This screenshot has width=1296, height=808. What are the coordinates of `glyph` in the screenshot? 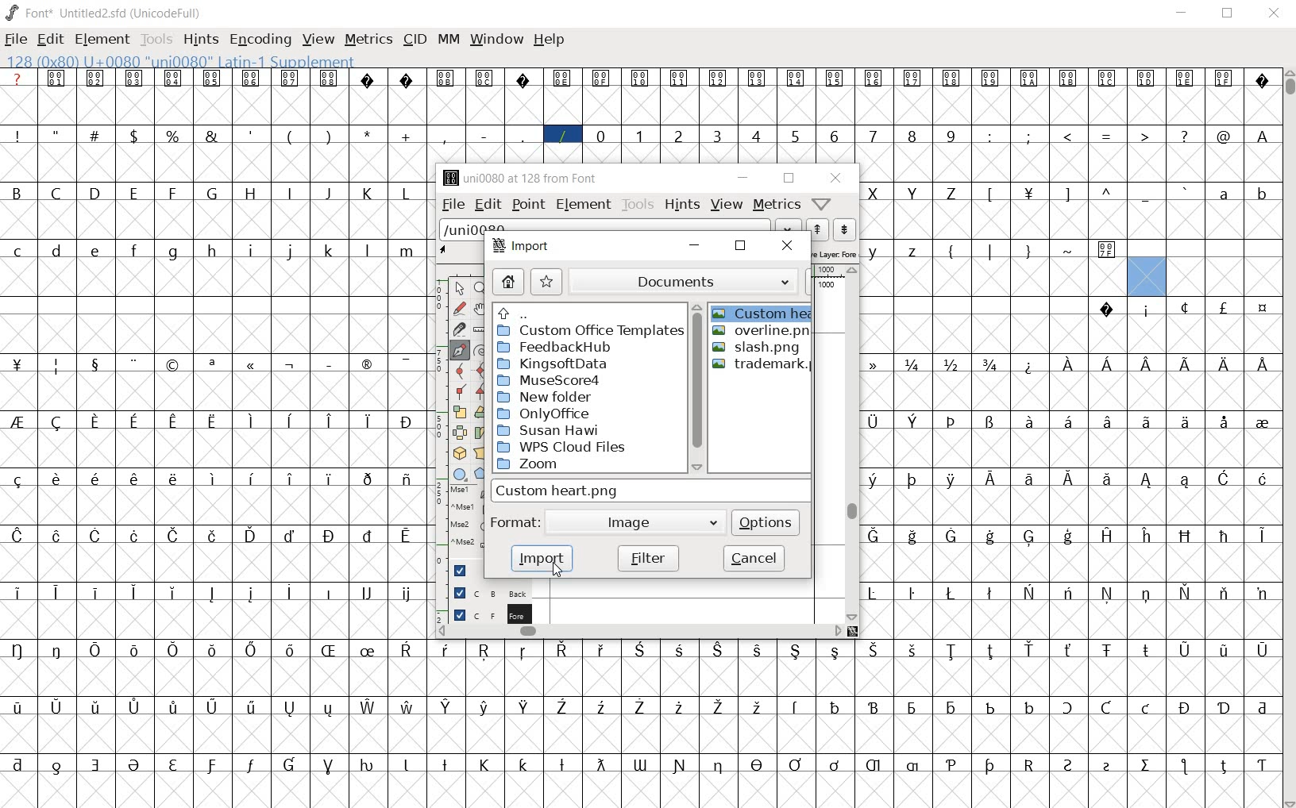 It's located at (174, 593).